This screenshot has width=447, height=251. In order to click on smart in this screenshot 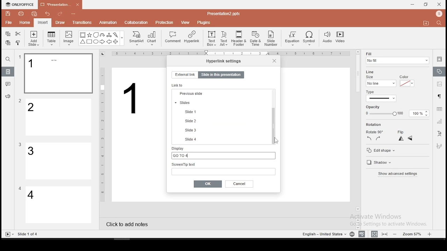, I will do `click(135, 38)`.